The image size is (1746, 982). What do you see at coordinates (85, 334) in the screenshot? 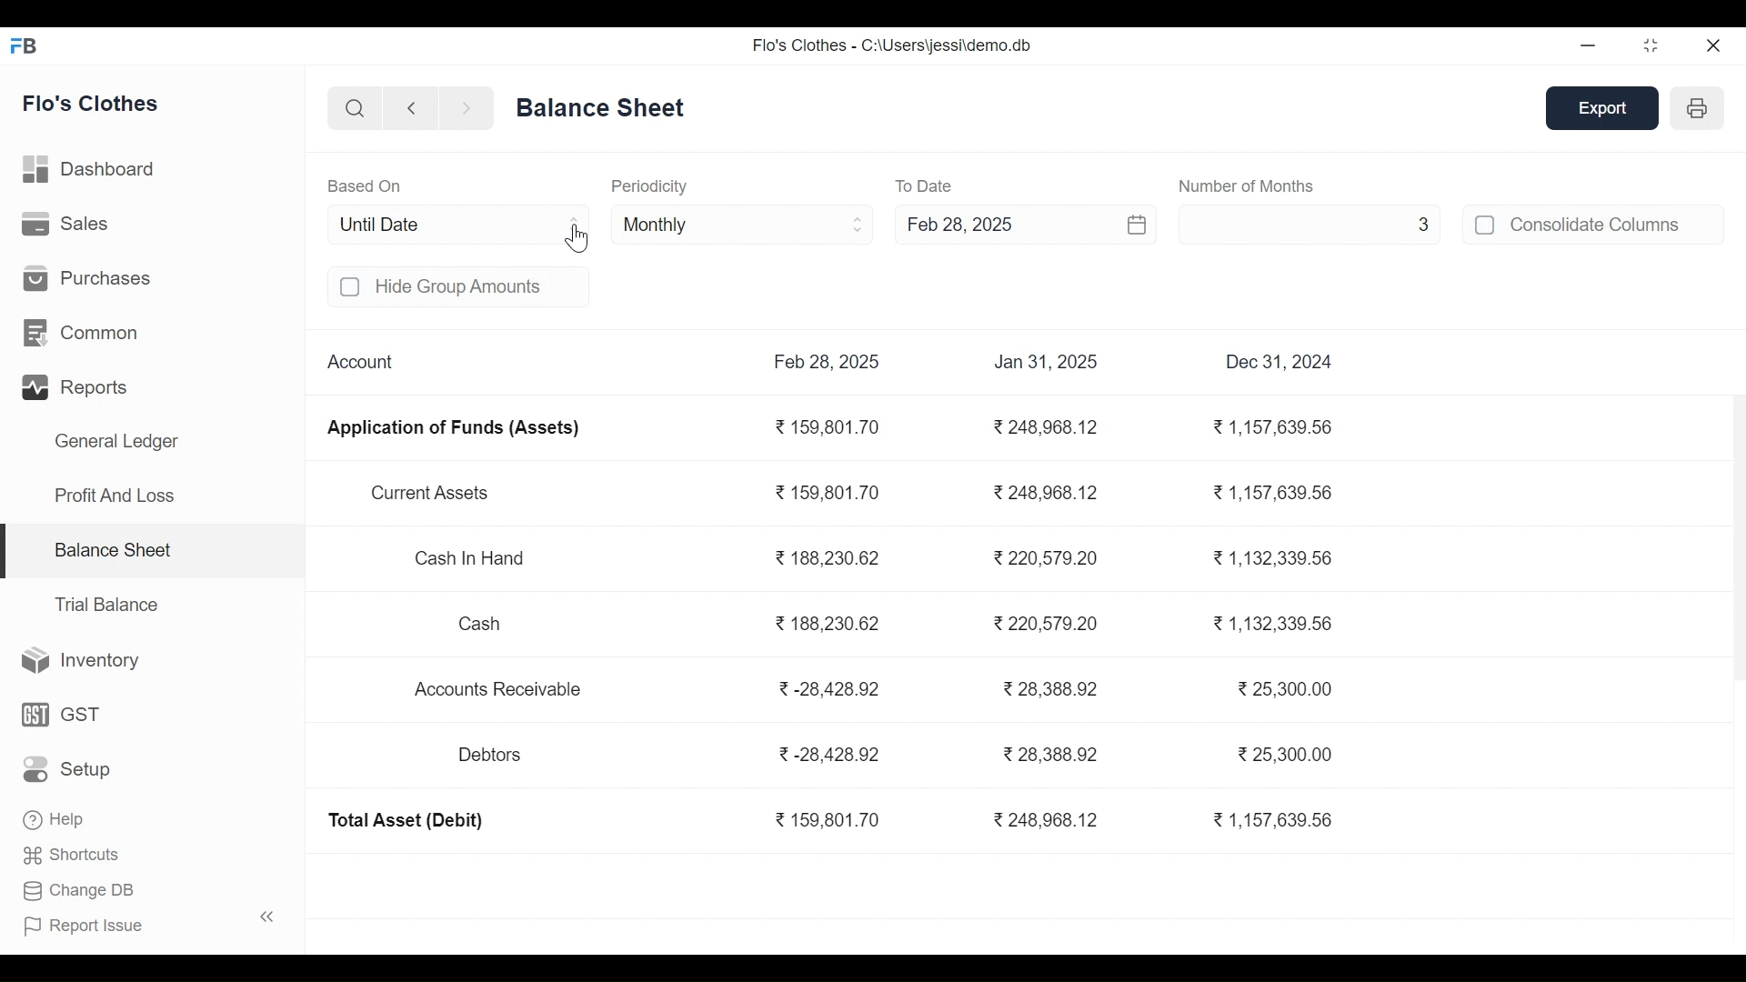
I see `common` at bounding box center [85, 334].